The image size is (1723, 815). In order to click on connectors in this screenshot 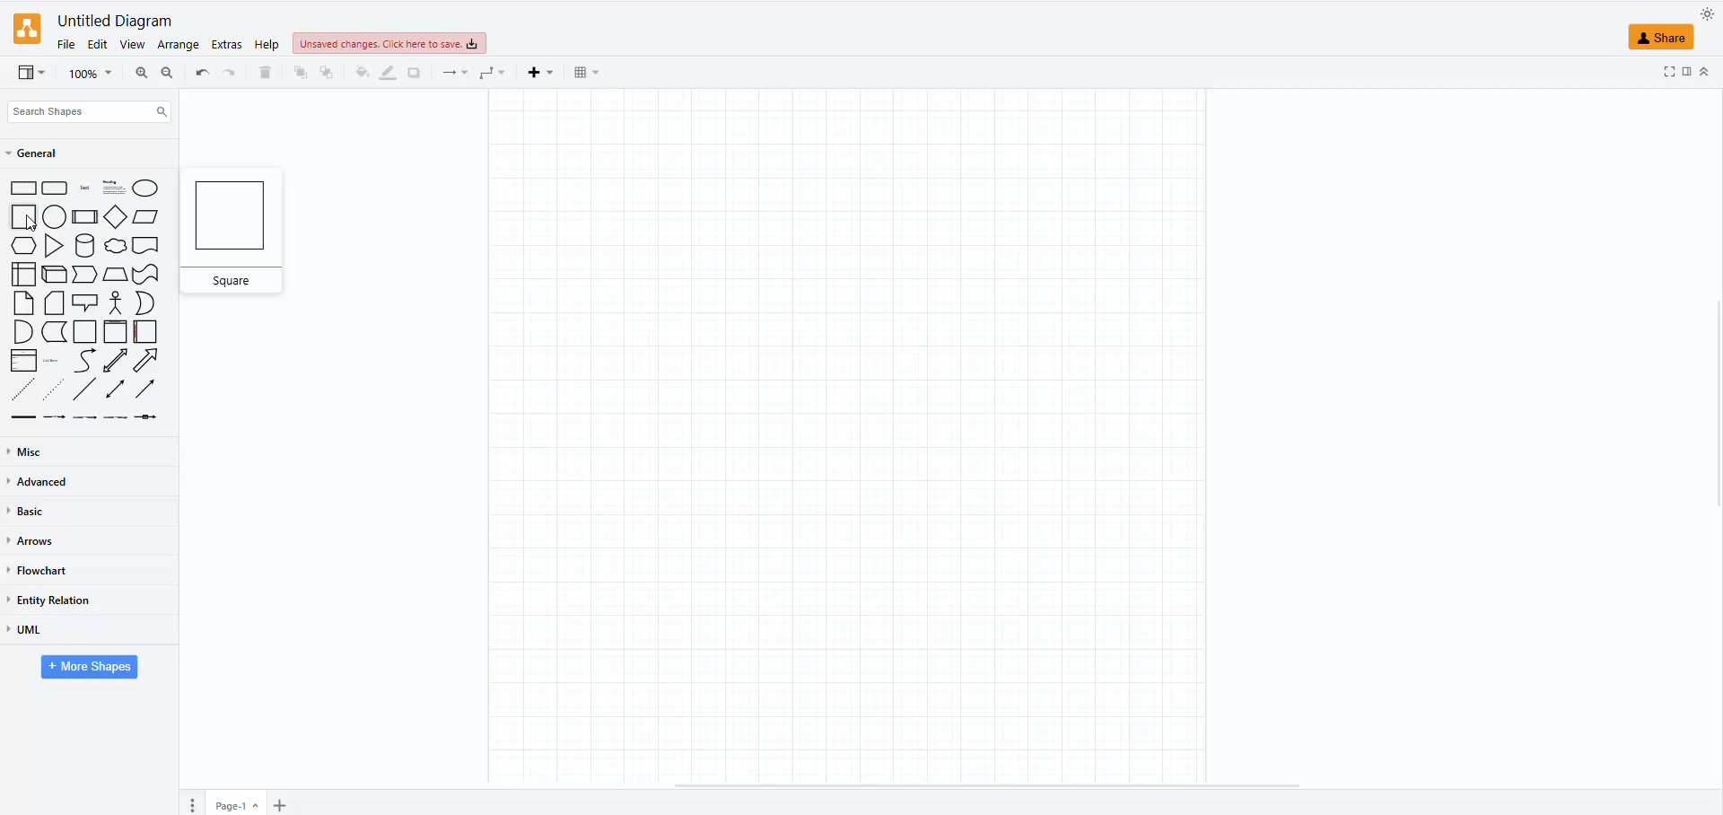, I will do `click(456, 74)`.